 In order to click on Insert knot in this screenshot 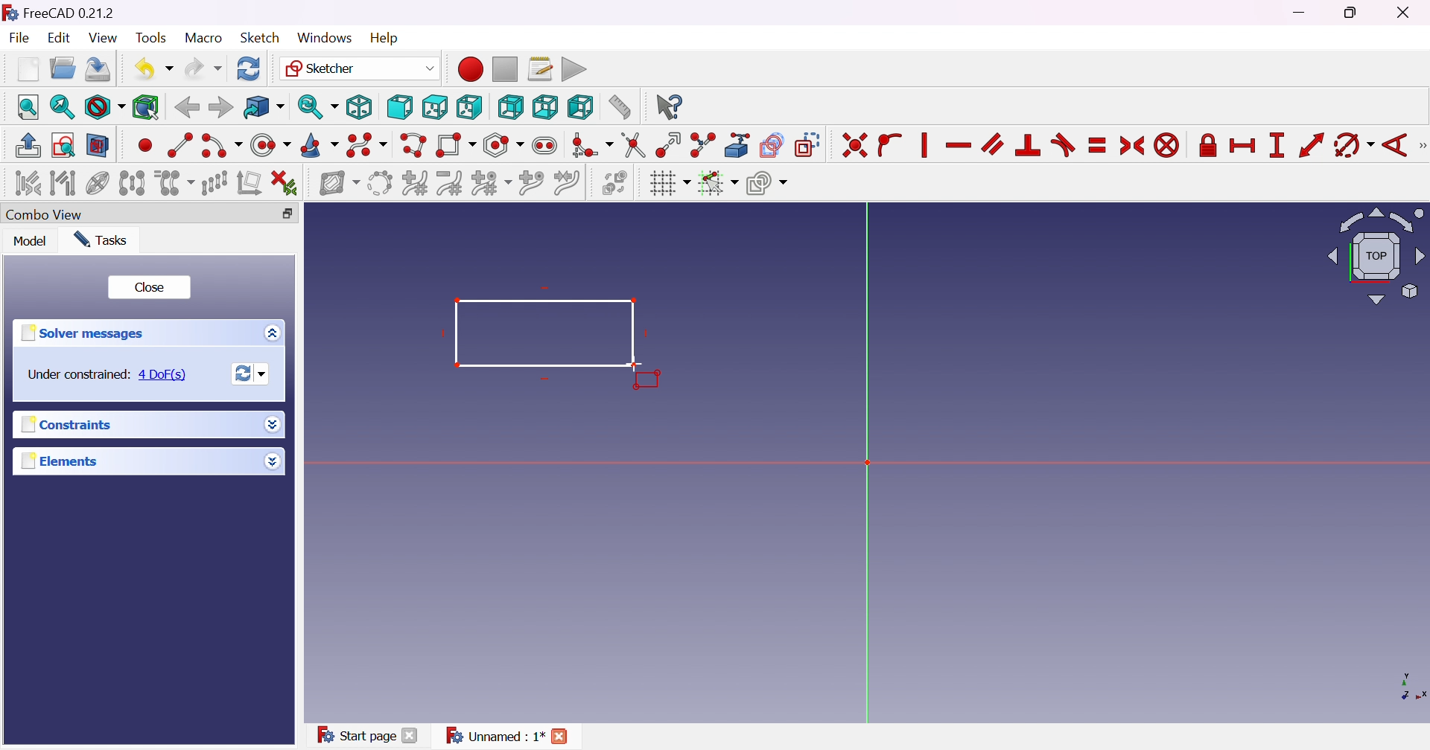, I will do `click(530, 182)`.